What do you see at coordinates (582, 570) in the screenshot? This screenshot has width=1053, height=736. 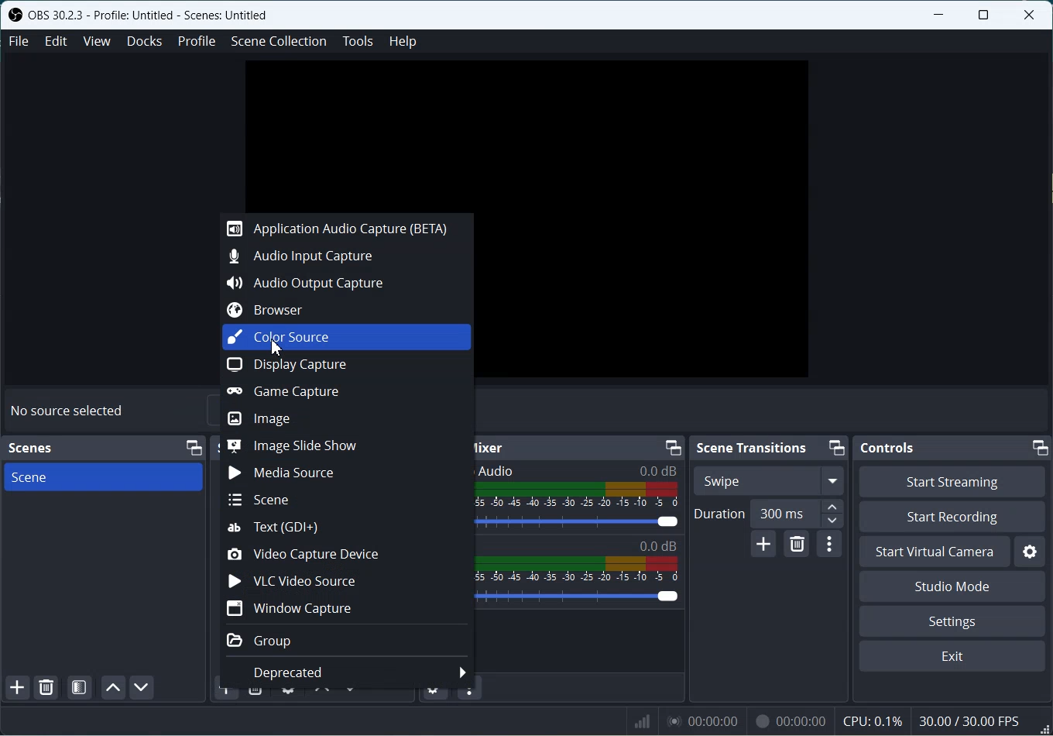 I see `Volume Indicator` at bounding box center [582, 570].